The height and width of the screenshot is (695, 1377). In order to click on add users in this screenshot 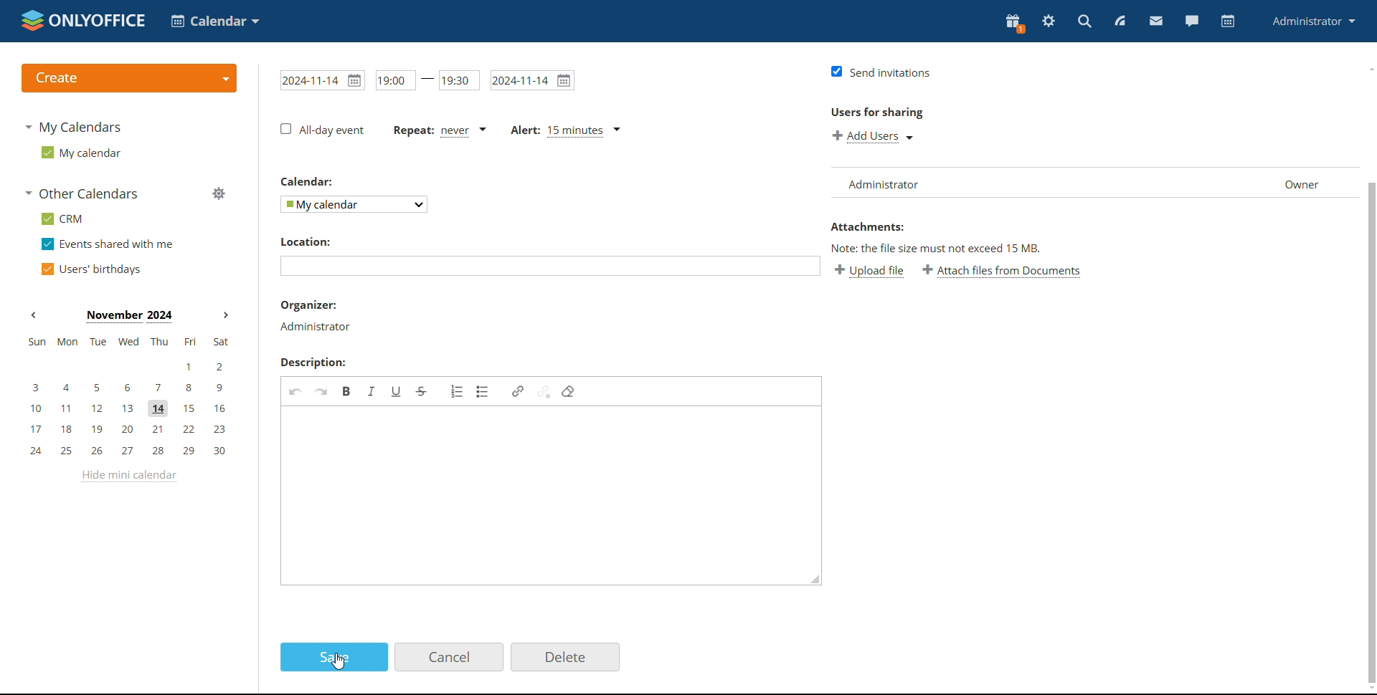, I will do `click(872, 138)`.